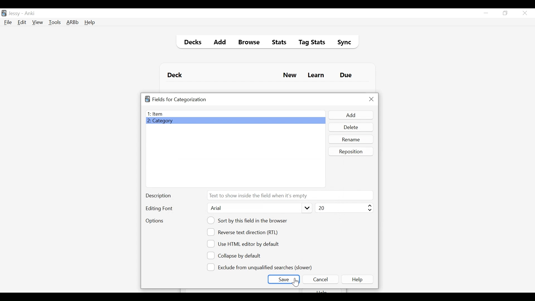 This screenshot has height=301, width=535. Describe the element at coordinates (351, 128) in the screenshot. I see `Delete` at that location.